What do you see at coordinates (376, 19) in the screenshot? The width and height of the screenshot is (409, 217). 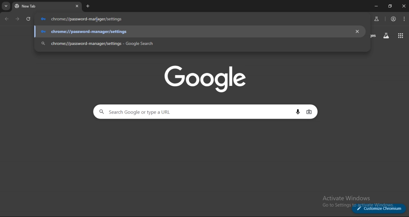 I see `search labs` at bounding box center [376, 19].